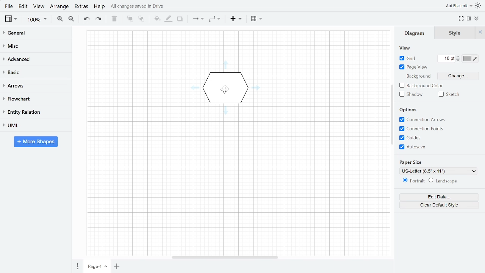 This screenshot has width=485, height=273. I want to click on Delete, so click(114, 19).